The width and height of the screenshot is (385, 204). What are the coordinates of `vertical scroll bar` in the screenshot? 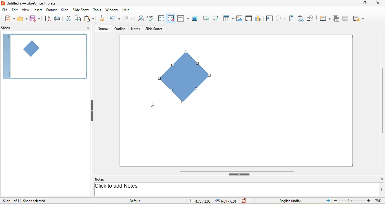 It's located at (382, 189).